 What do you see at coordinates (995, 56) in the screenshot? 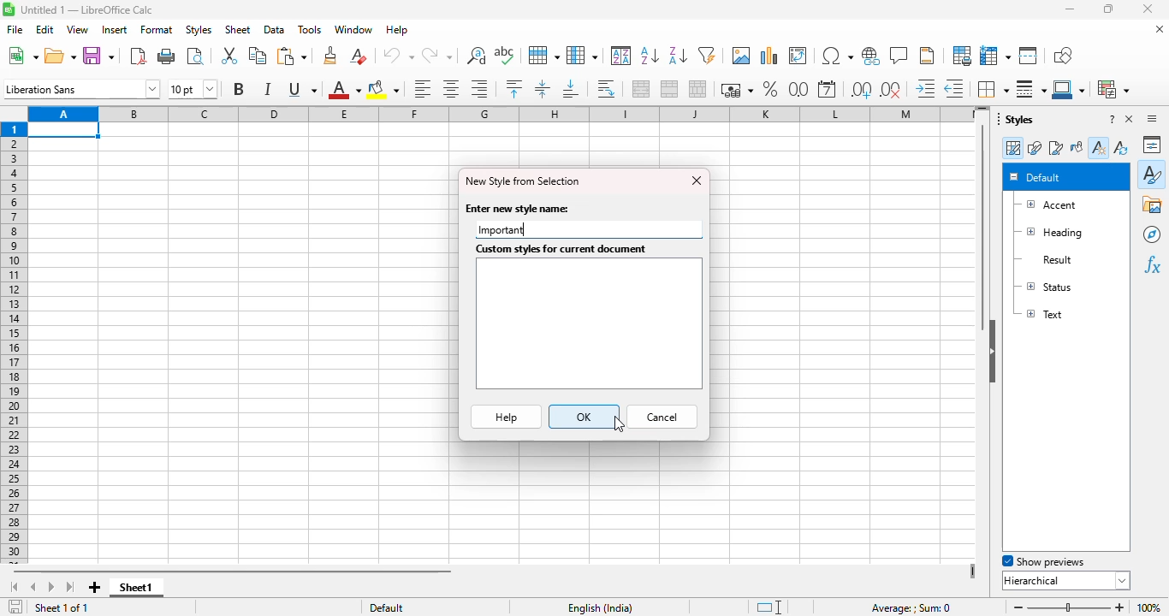
I see `freeze rows and columns` at bounding box center [995, 56].